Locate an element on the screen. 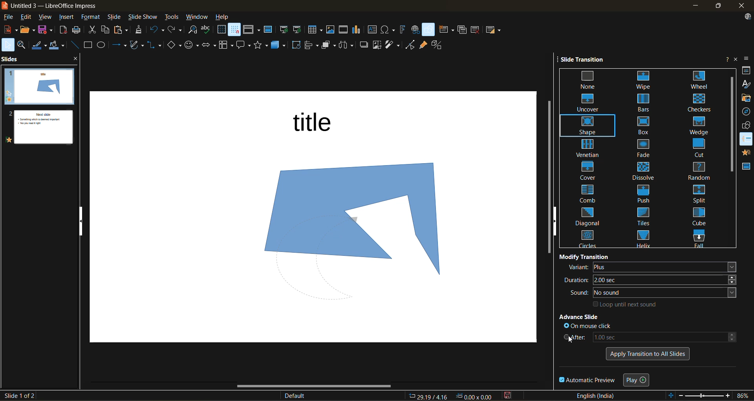 The width and height of the screenshot is (754, 401). align objects is located at coordinates (312, 46).